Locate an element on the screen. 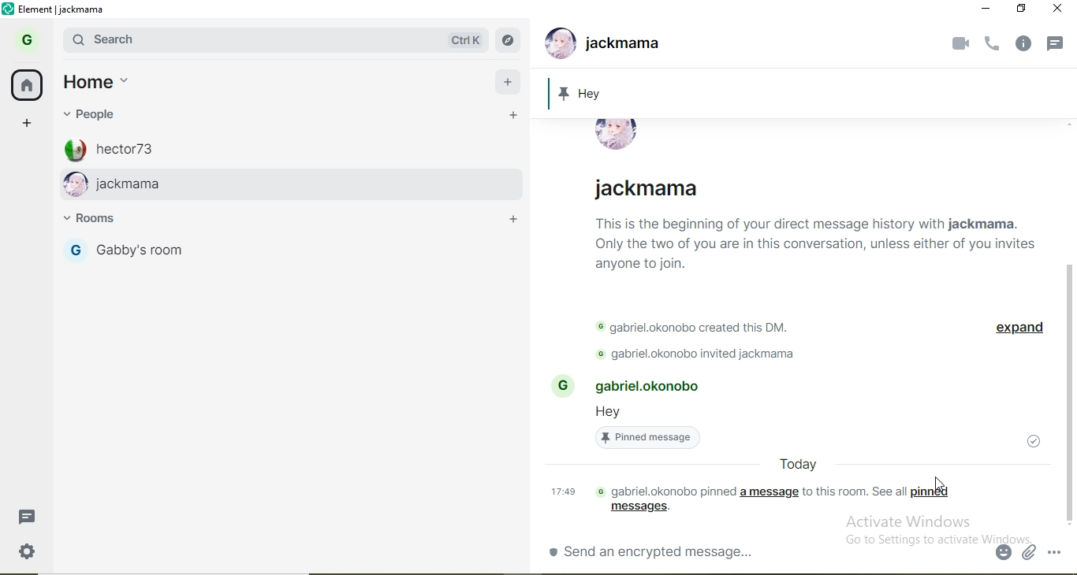 Image resolution: width=1077 pixels, height=575 pixels. profile image is located at coordinates (74, 148).